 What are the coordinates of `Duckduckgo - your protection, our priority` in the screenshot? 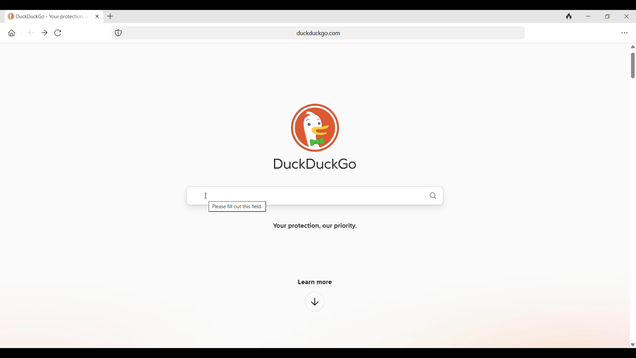 It's located at (47, 16).